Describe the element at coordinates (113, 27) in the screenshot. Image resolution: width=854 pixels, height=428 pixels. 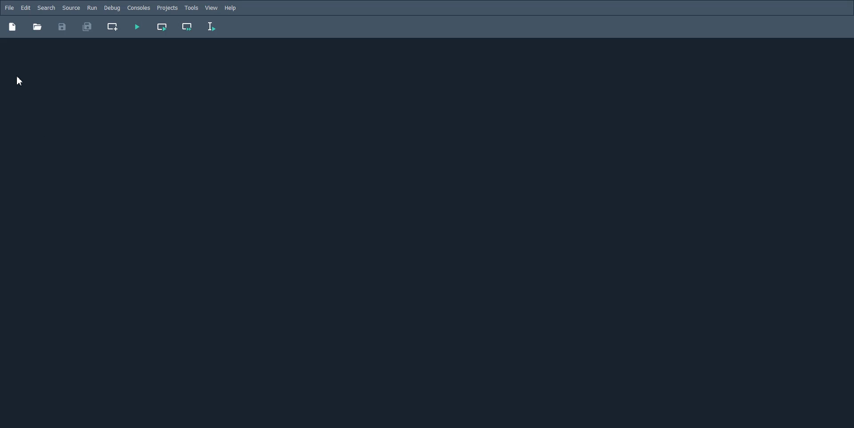
I see `Create new cell` at that location.